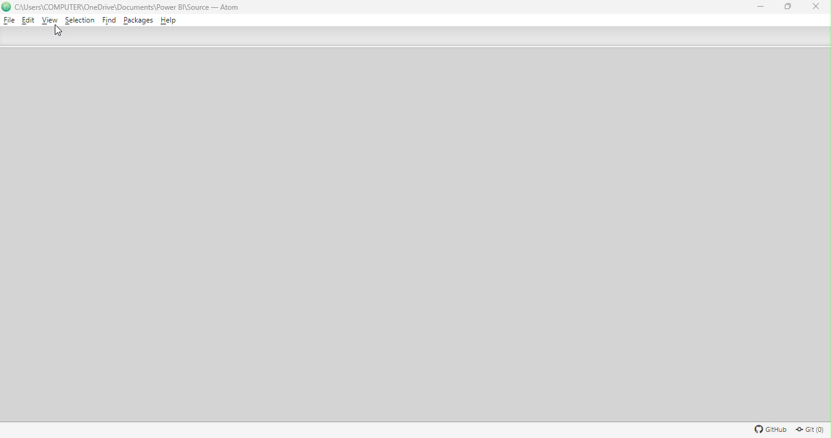  What do you see at coordinates (817, 9) in the screenshot?
I see `Close` at bounding box center [817, 9].